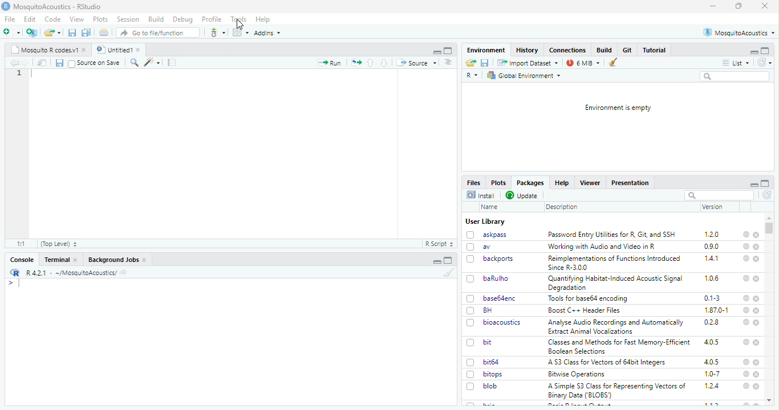 Image resolution: width=779 pixels, height=410 pixels. What do you see at coordinates (76, 260) in the screenshot?
I see `close` at bounding box center [76, 260].